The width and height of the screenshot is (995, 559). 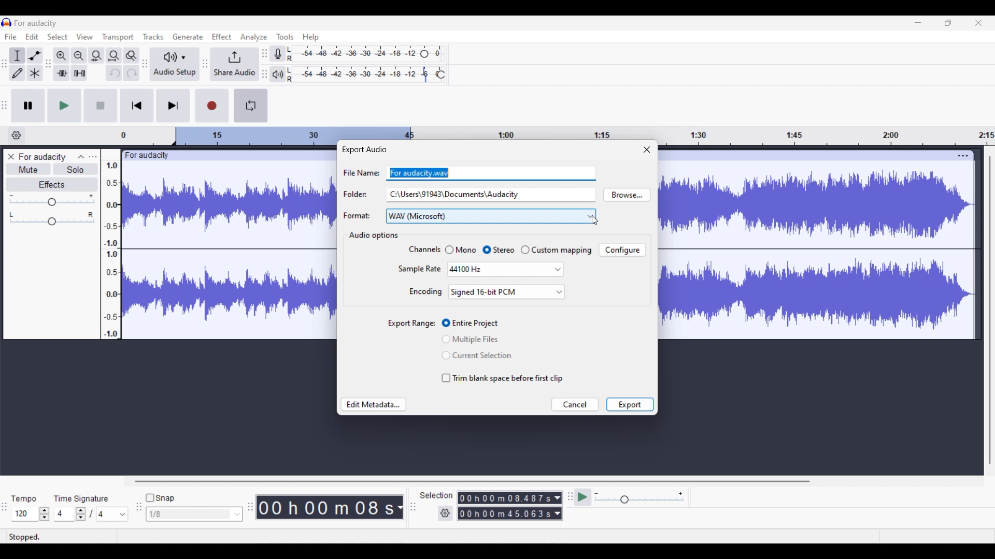 What do you see at coordinates (58, 37) in the screenshot?
I see `Select menu` at bounding box center [58, 37].